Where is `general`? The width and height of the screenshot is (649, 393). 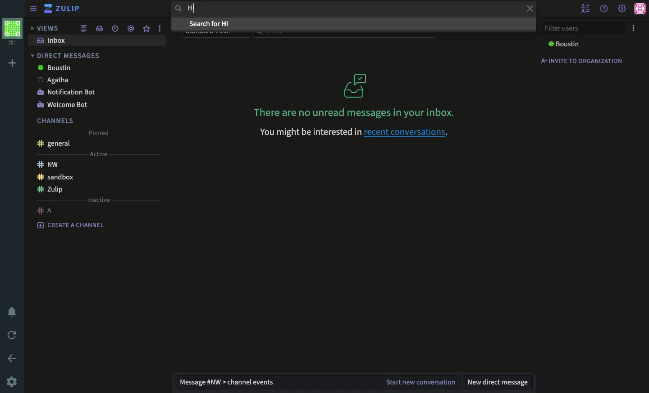
general is located at coordinates (55, 143).